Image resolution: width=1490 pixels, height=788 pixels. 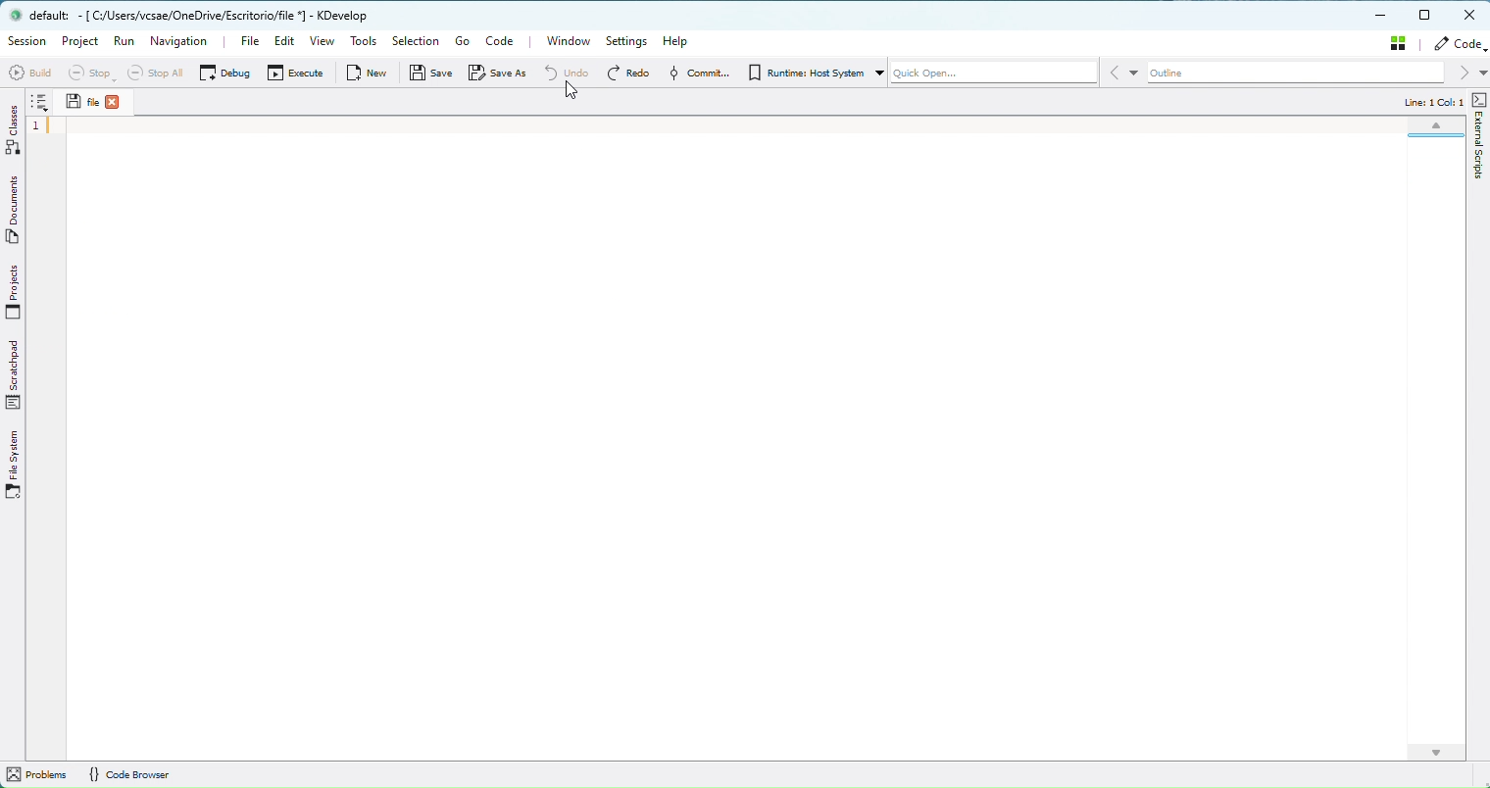 What do you see at coordinates (502, 40) in the screenshot?
I see `Code` at bounding box center [502, 40].